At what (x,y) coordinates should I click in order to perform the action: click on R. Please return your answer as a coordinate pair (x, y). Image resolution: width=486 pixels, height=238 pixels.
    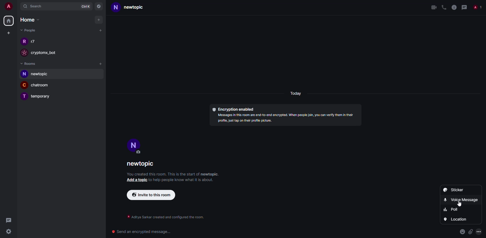
    Looking at the image, I should click on (23, 42).